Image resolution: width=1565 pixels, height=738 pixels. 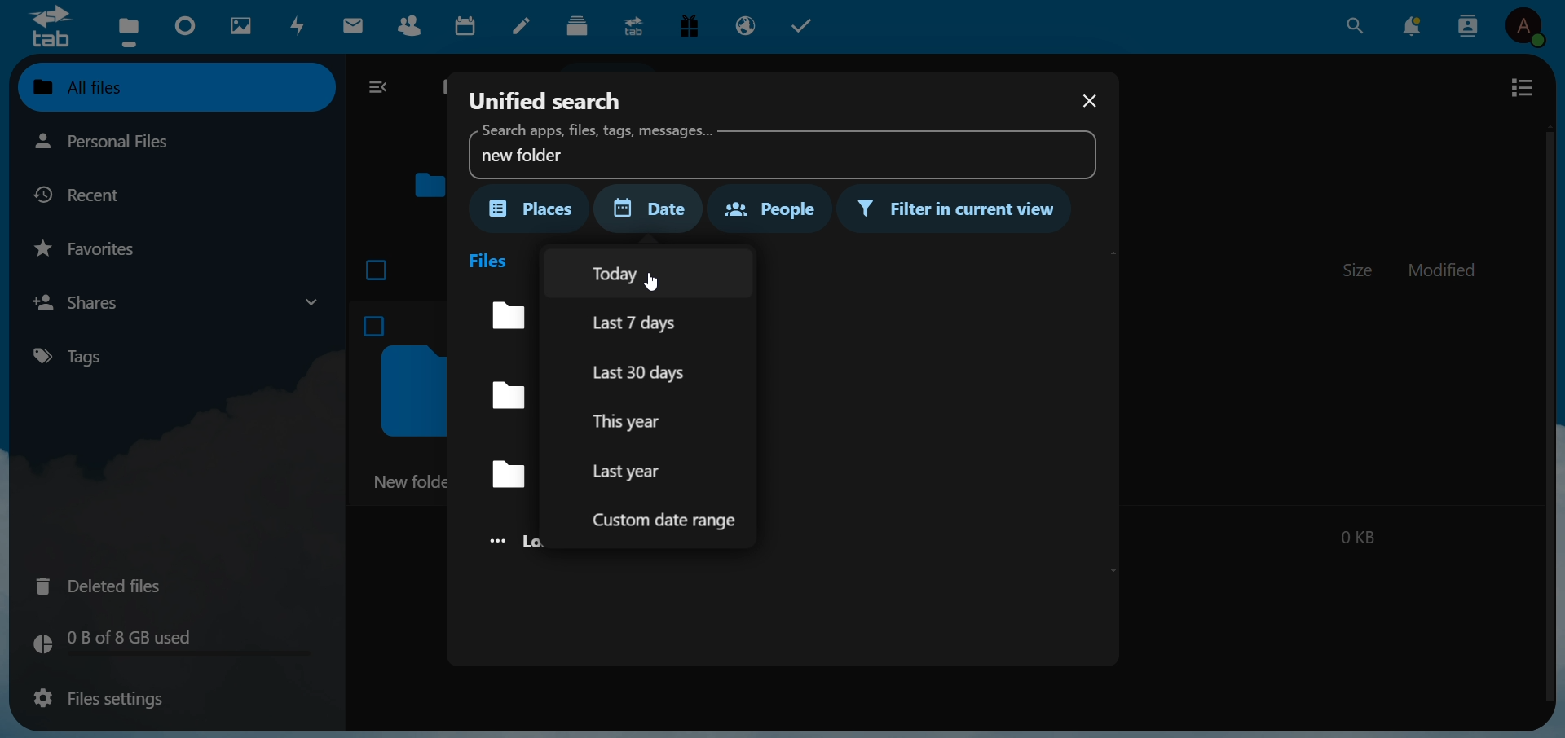 I want to click on user, so click(x=1530, y=29).